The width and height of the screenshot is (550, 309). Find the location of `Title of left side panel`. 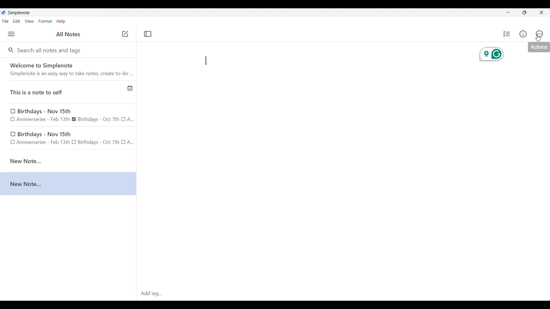

Title of left side panel is located at coordinates (68, 34).